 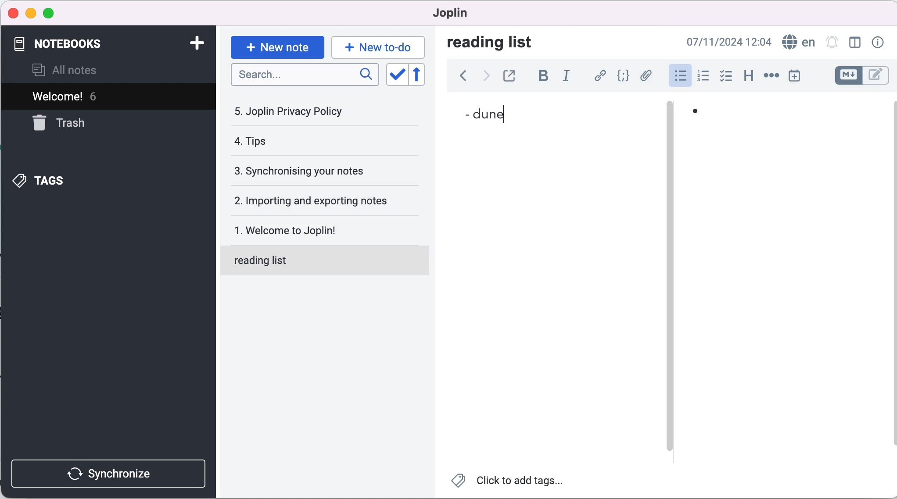 What do you see at coordinates (500, 43) in the screenshot?
I see `reading list` at bounding box center [500, 43].